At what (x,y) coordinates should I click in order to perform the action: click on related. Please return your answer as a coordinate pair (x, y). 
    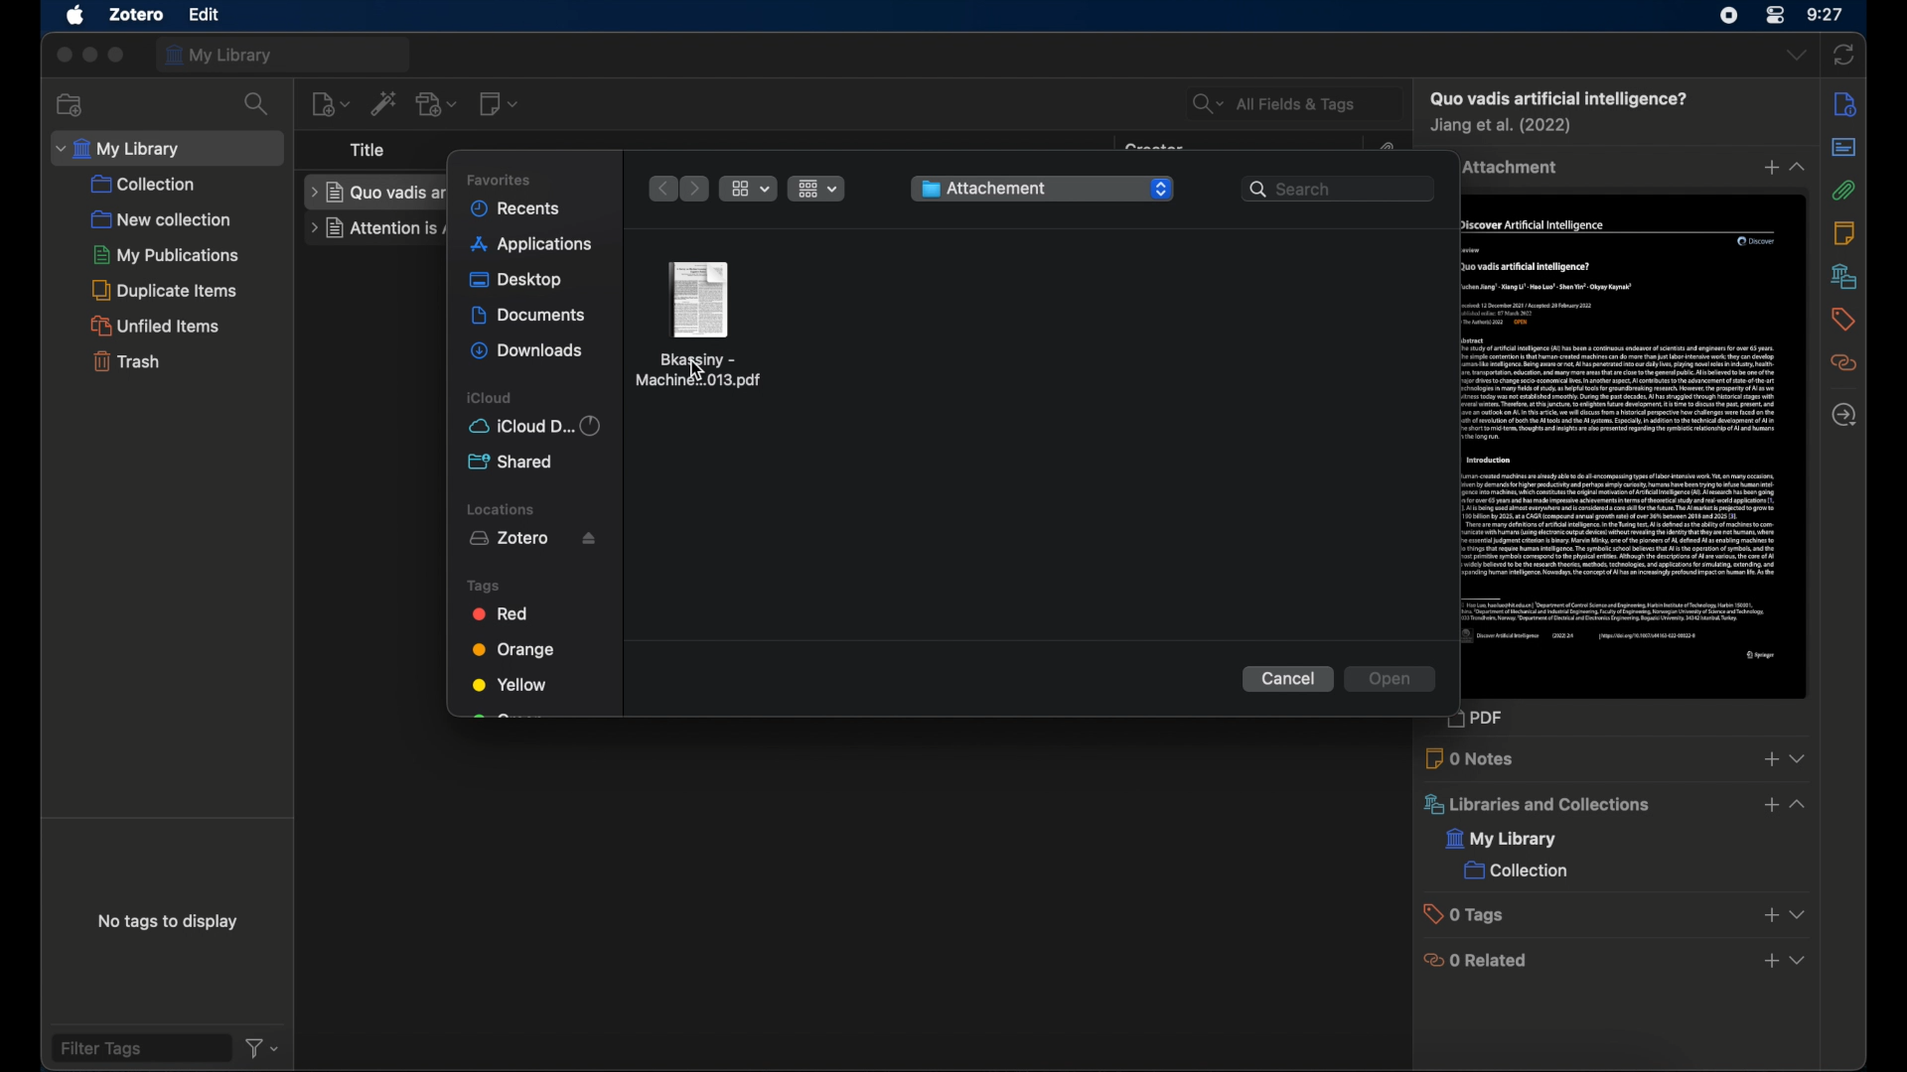
    Looking at the image, I should click on (1843, 363).